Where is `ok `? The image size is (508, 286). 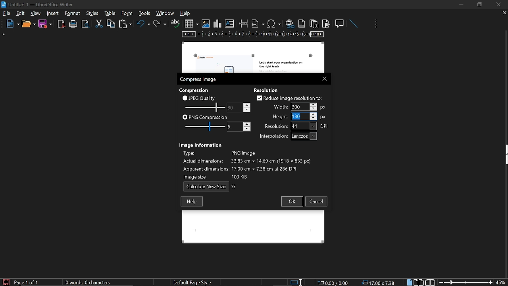 ok  is located at coordinates (291, 202).